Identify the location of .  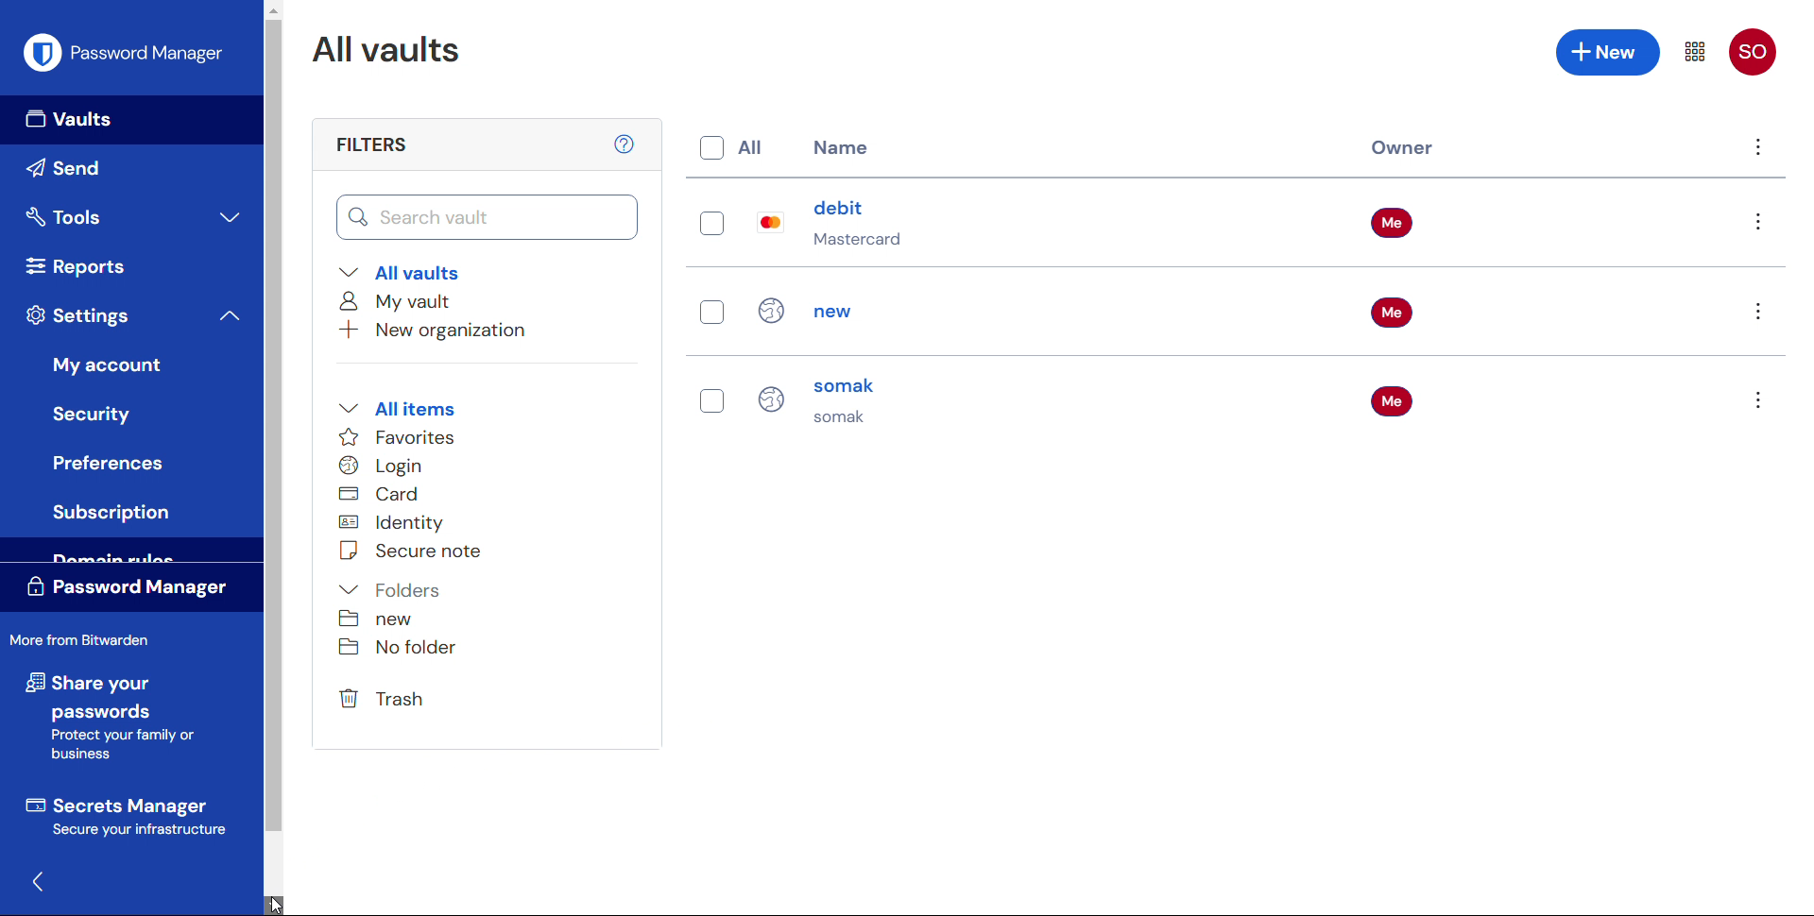
(107, 463).